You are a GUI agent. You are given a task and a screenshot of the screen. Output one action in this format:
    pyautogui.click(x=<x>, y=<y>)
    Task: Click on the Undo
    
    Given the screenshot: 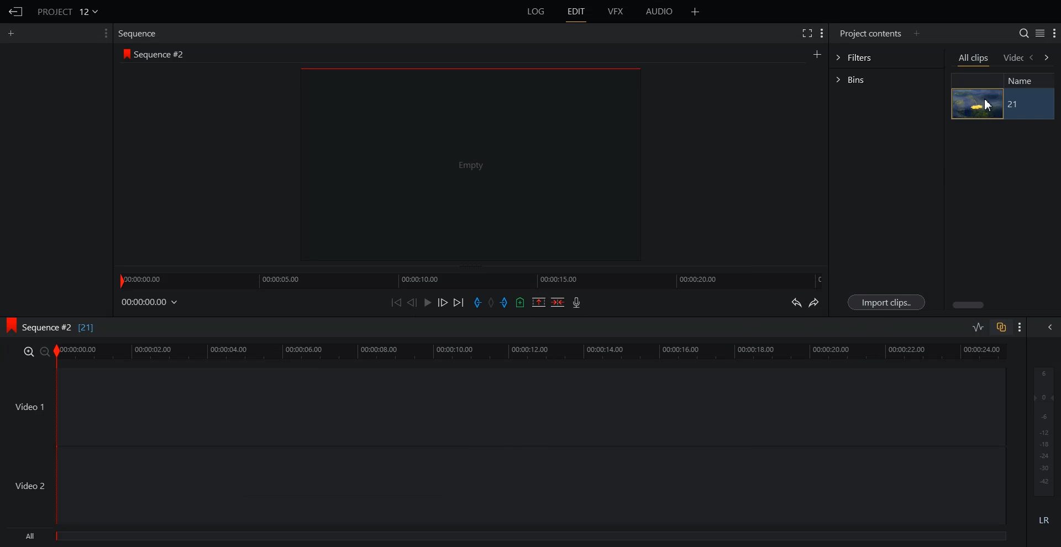 What is the action you would take?
    pyautogui.click(x=796, y=302)
    